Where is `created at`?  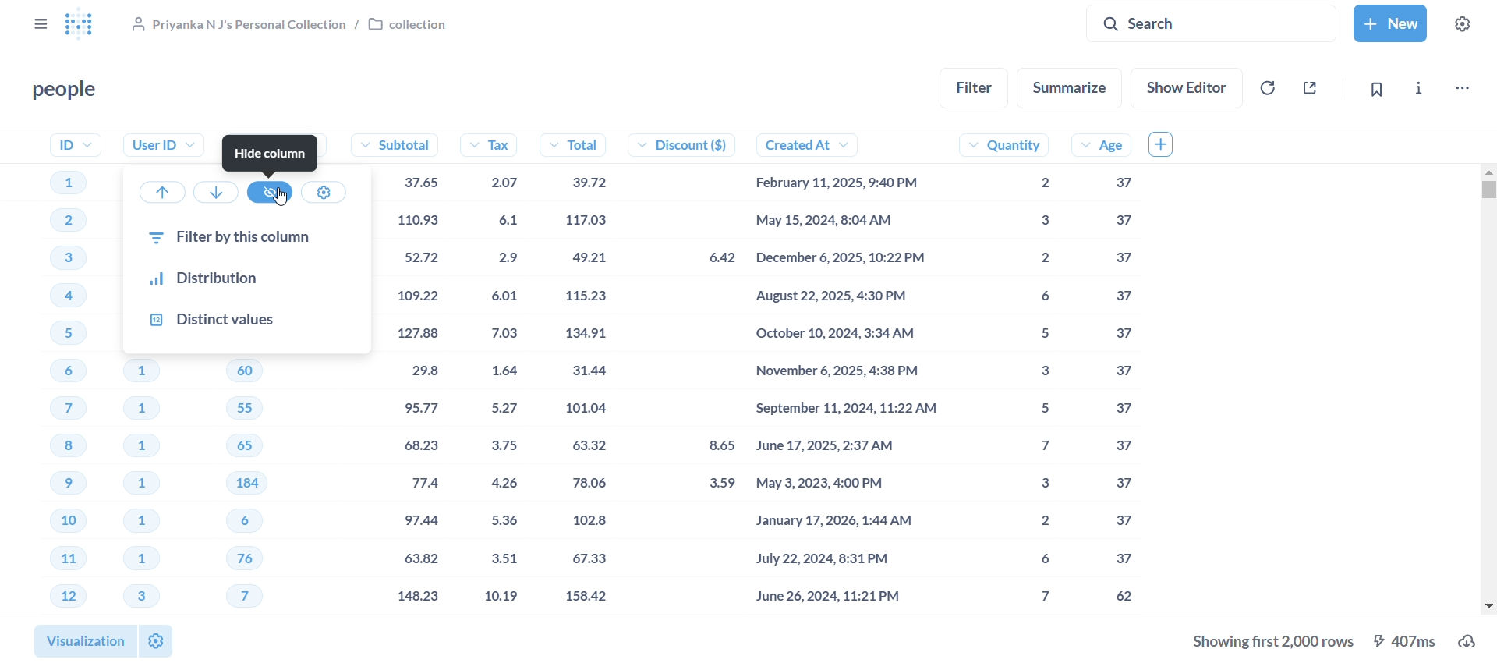 created at is located at coordinates (857, 371).